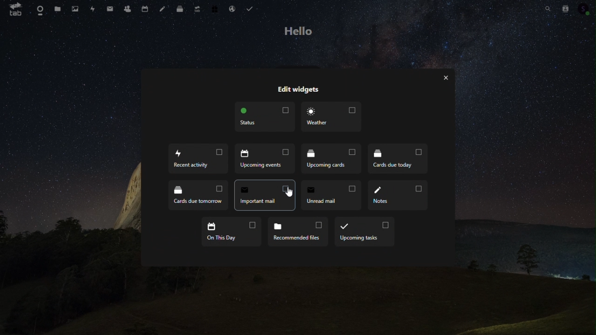 The height and width of the screenshot is (335, 596). What do you see at coordinates (38, 9) in the screenshot?
I see `Dashboard` at bounding box center [38, 9].